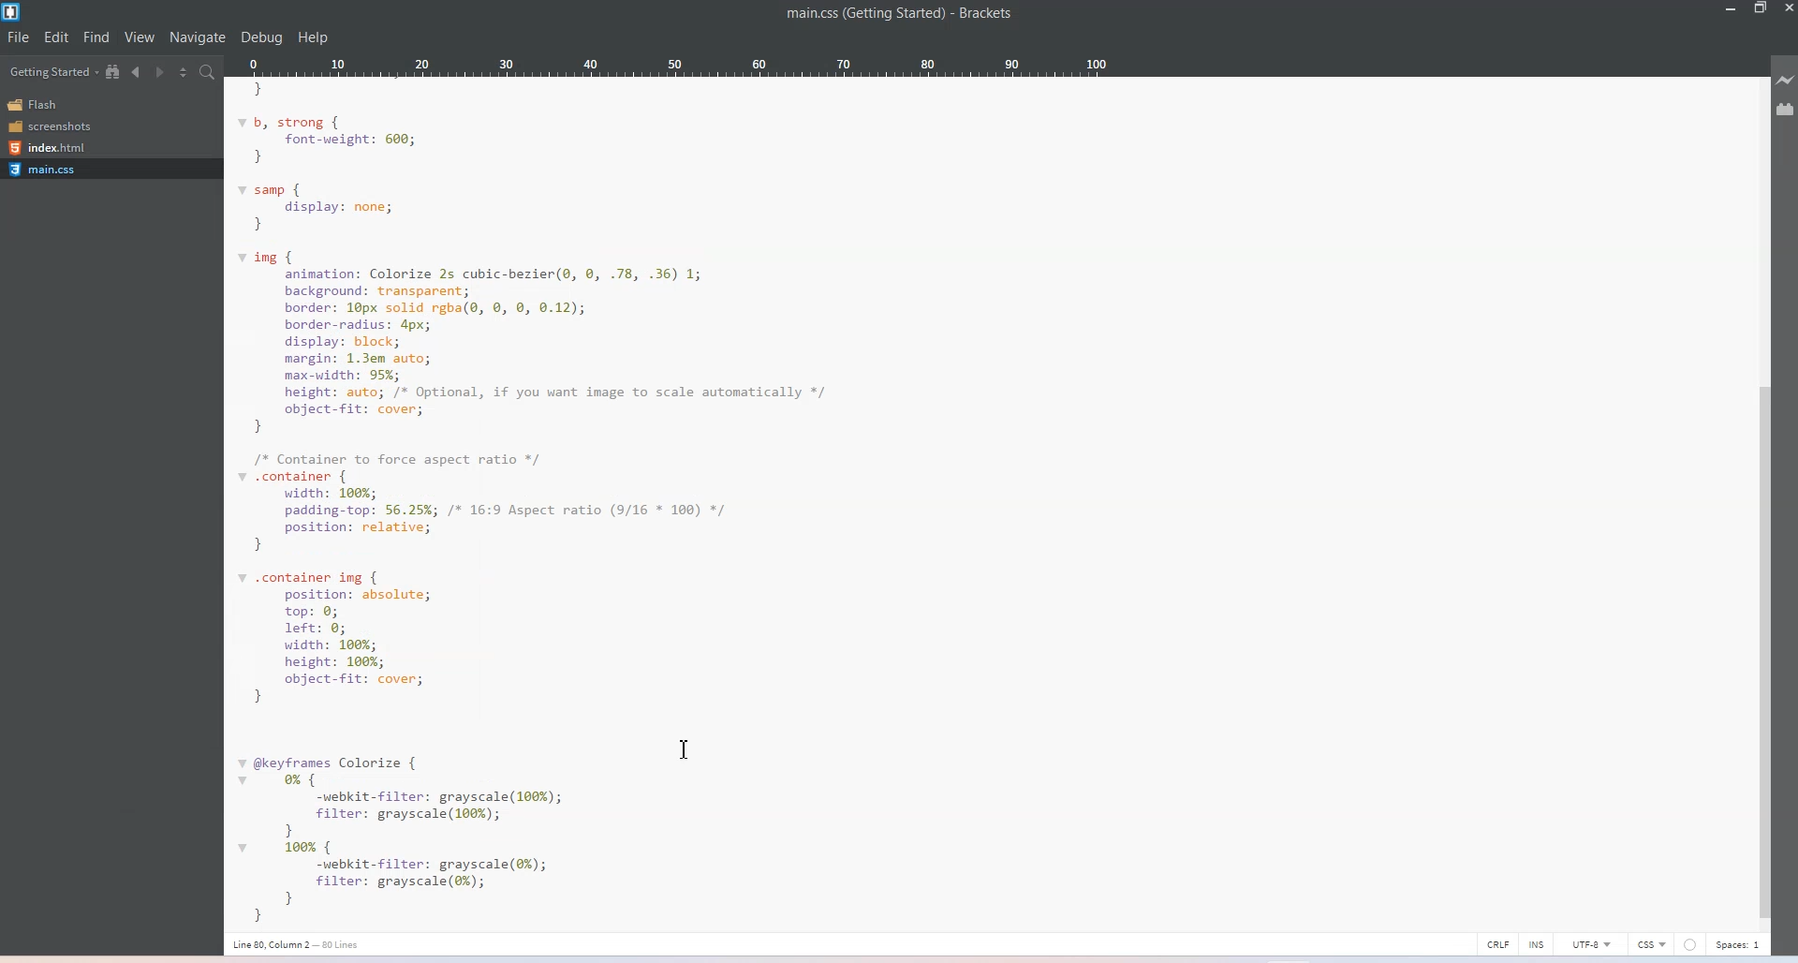 The image size is (1798, 963). What do you see at coordinates (261, 37) in the screenshot?
I see `Debug` at bounding box center [261, 37].